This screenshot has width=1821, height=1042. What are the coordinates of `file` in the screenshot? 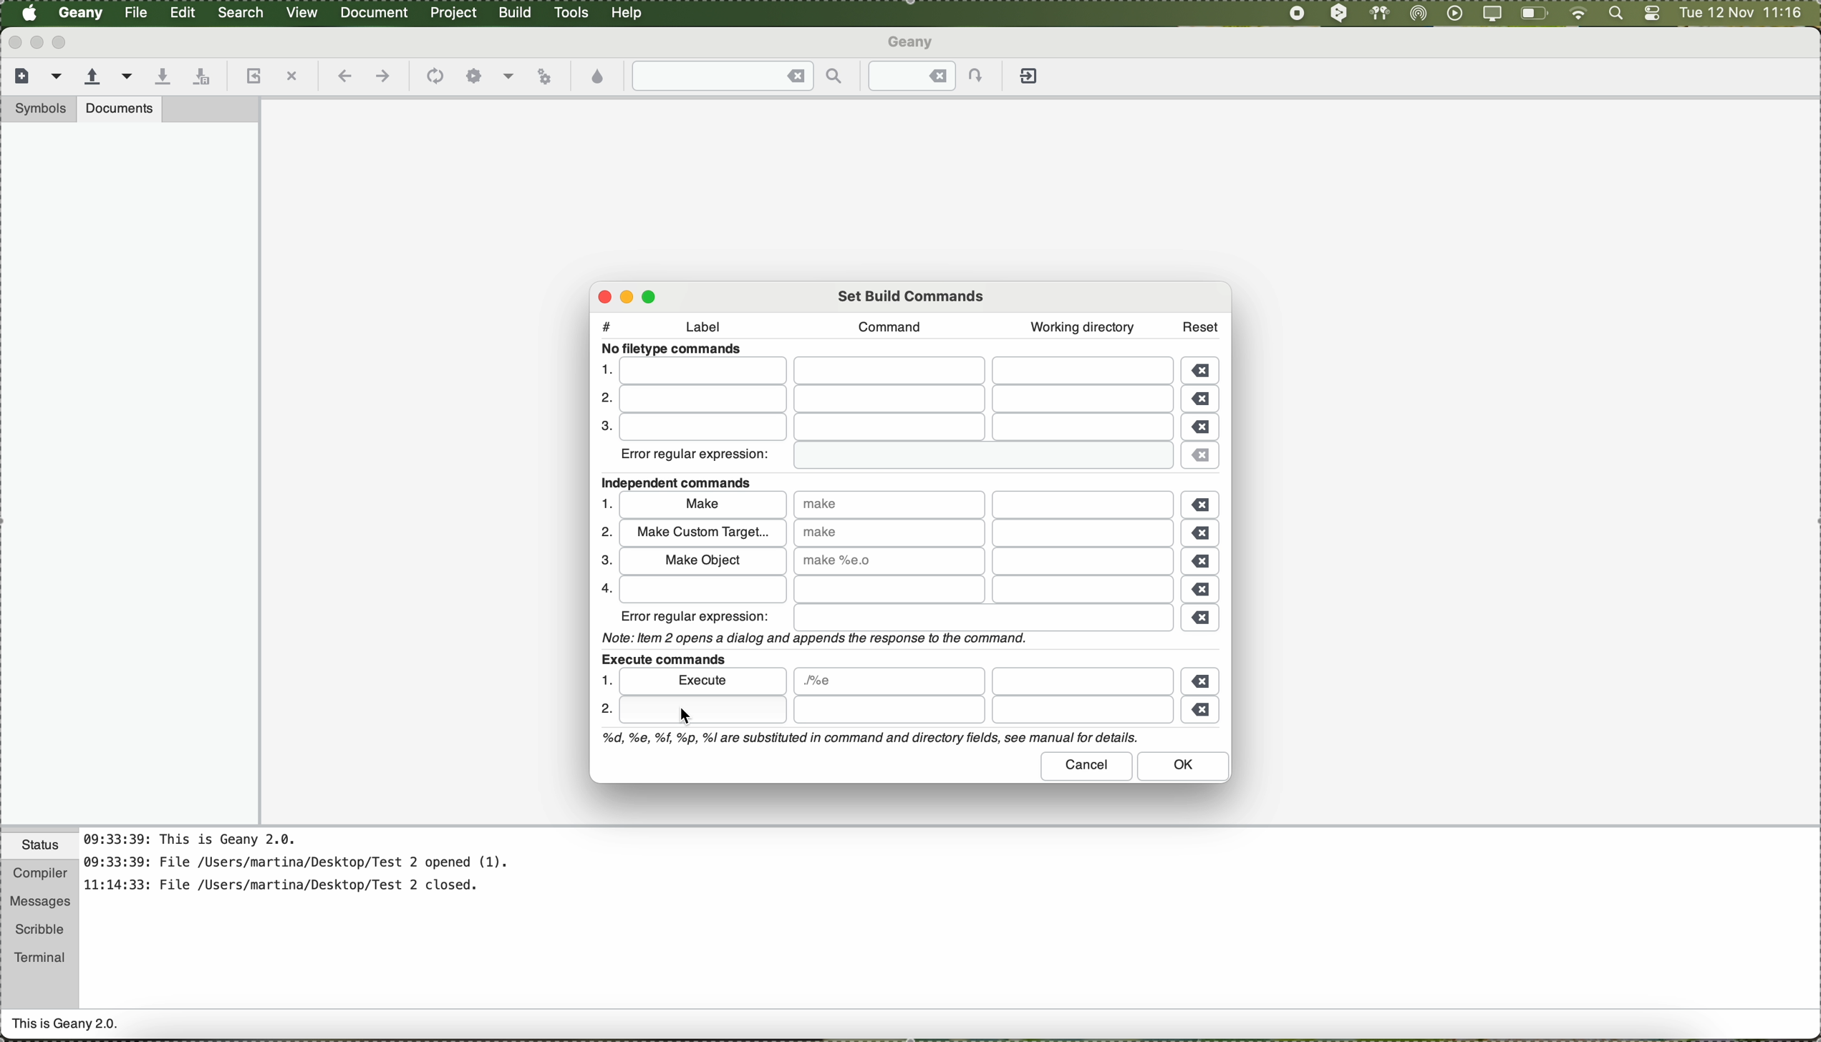 It's located at (889, 681).